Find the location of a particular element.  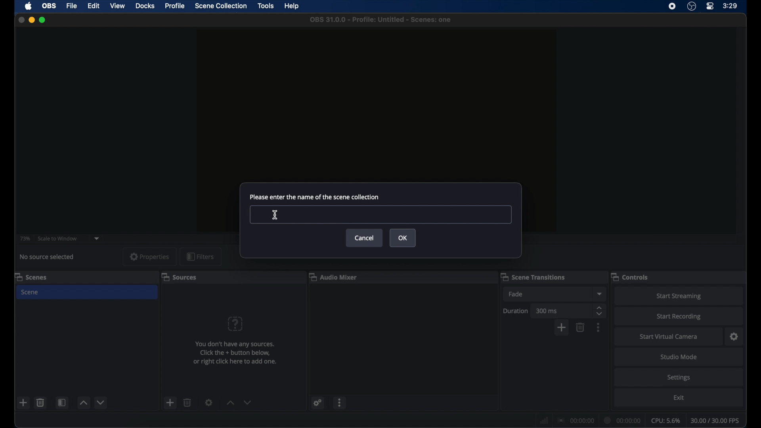

obs is located at coordinates (49, 6).